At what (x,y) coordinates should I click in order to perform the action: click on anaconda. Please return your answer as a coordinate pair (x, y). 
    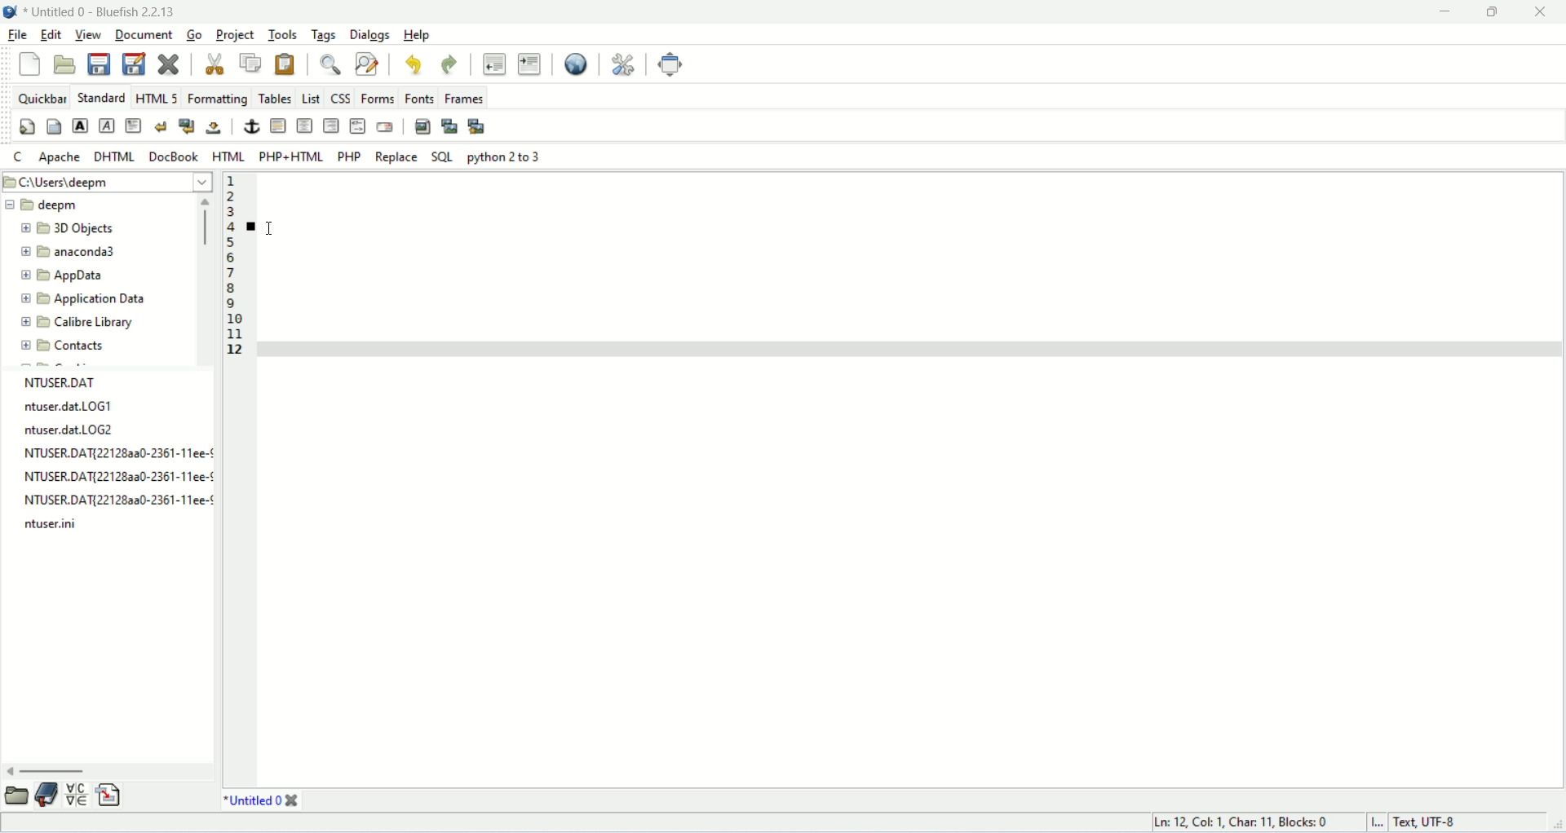
    Looking at the image, I should click on (73, 252).